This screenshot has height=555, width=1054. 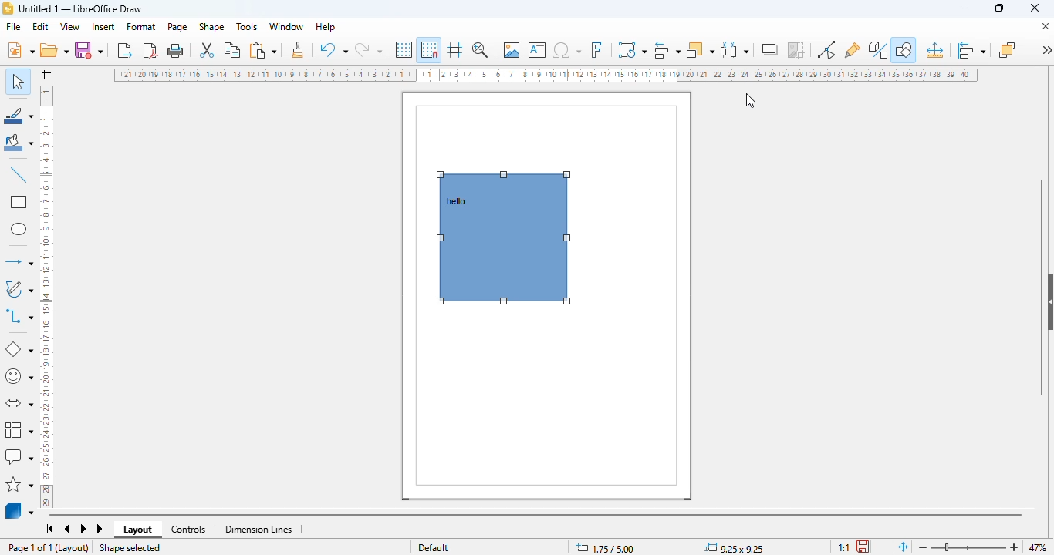 What do you see at coordinates (1047, 302) in the screenshot?
I see `show` at bounding box center [1047, 302].